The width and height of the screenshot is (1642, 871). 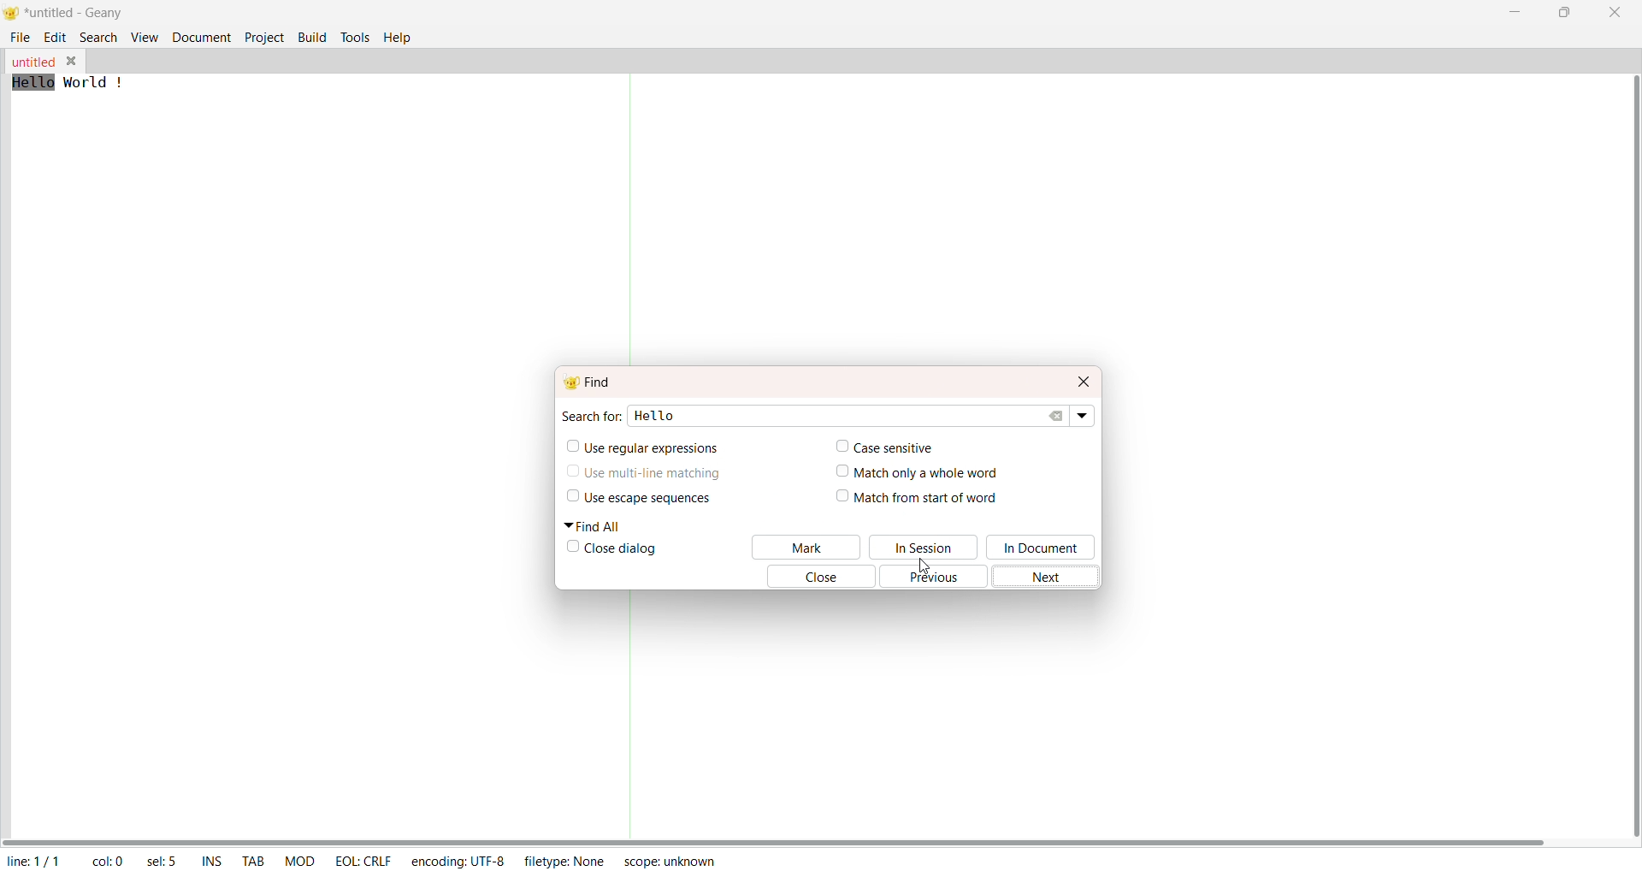 What do you see at coordinates (38, 858) in the screenshot?
I see `Line 1/1` at bounding box center [38, 858].